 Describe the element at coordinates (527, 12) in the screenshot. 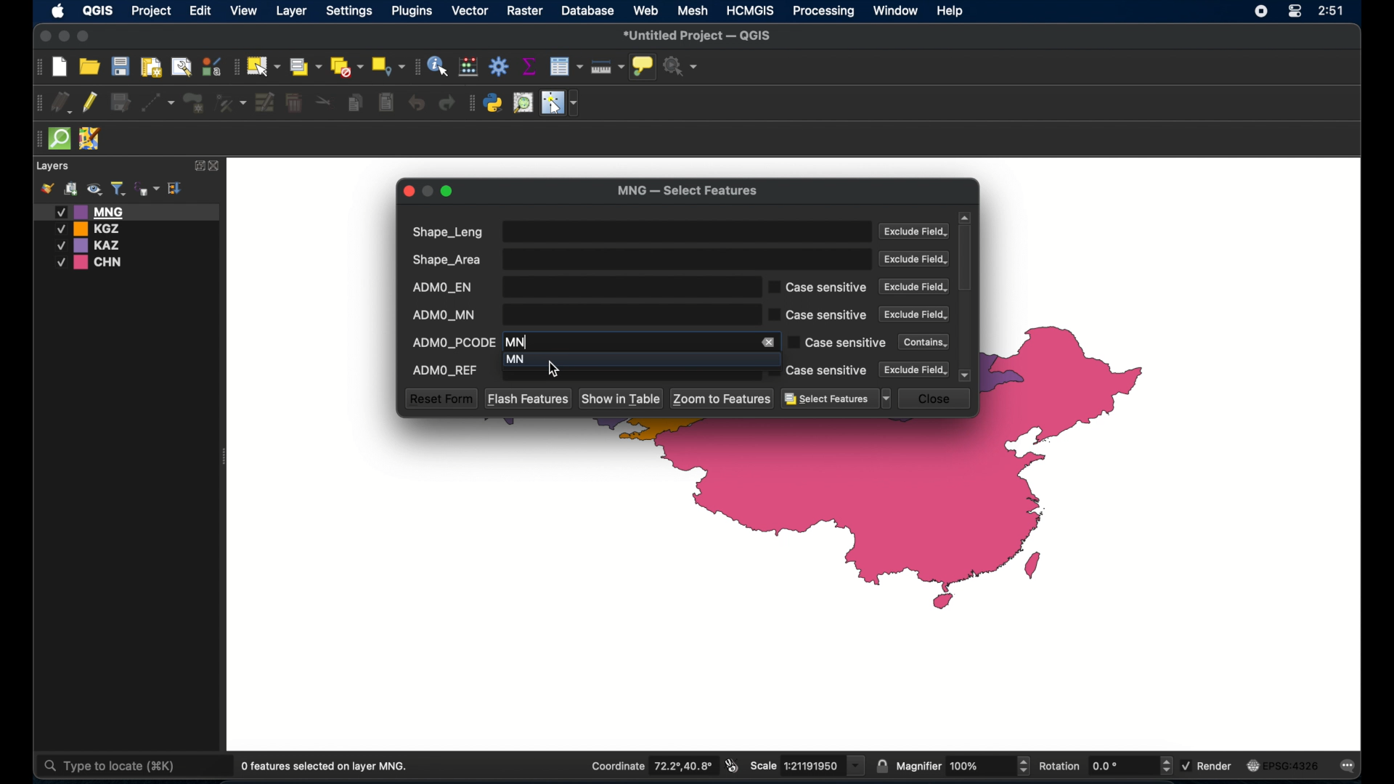

I see `raster` at that location.